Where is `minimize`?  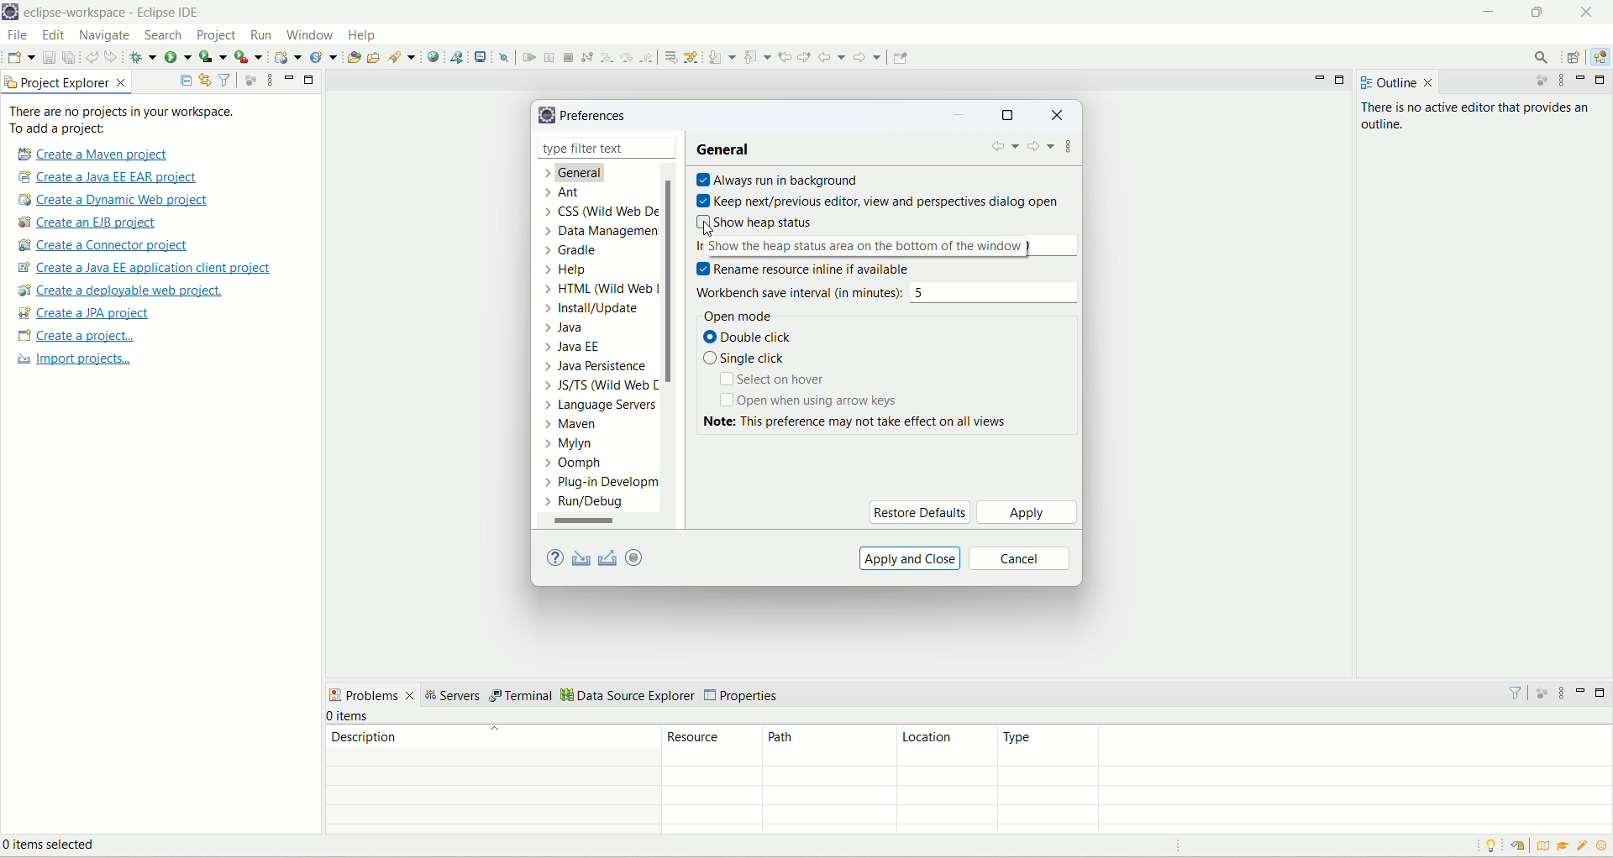 minimize is located at coordinates (1584, 79).